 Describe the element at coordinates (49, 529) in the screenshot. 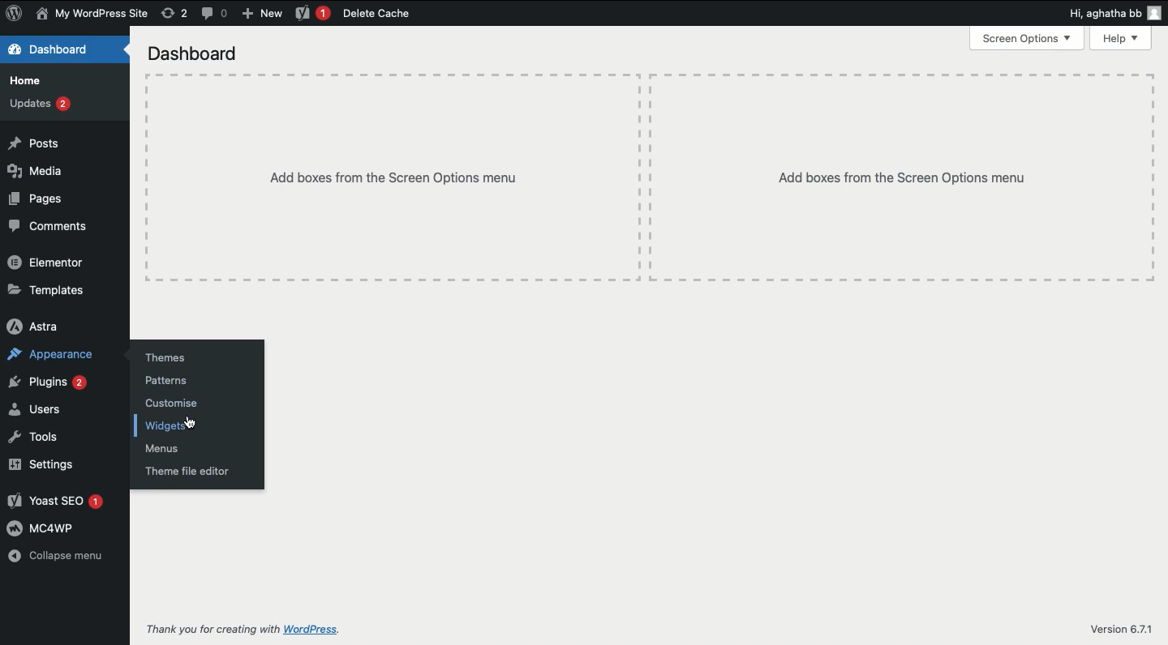

I see `MC4wp` at that location.